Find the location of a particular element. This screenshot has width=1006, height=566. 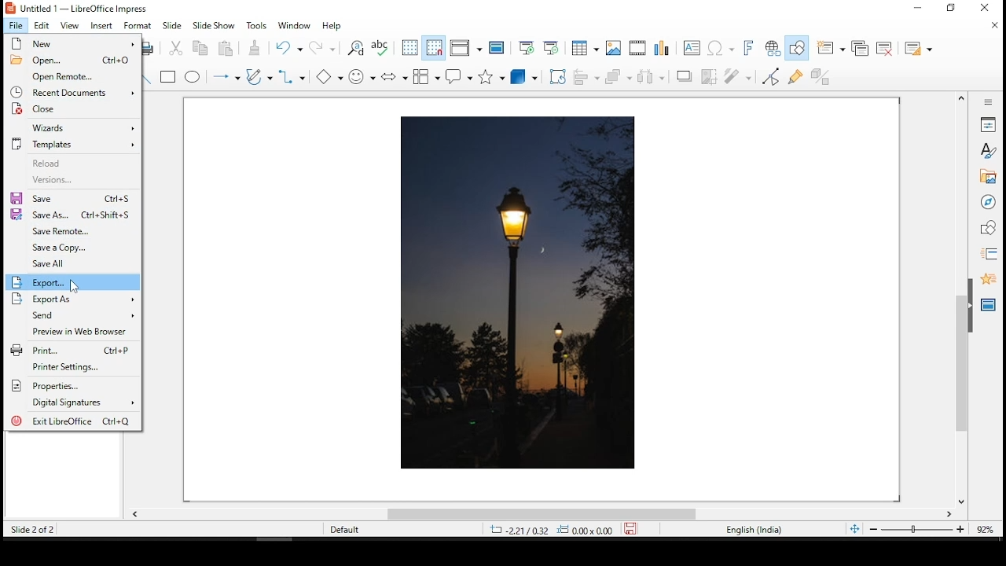

view is located at coordinates (70, 26).